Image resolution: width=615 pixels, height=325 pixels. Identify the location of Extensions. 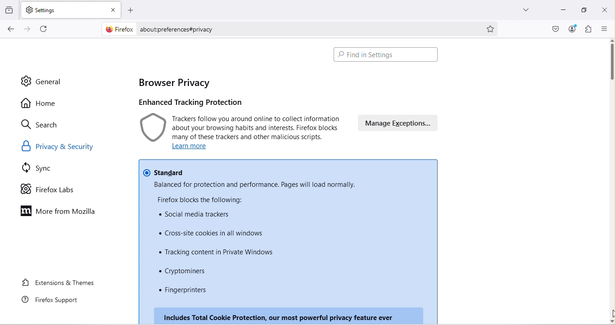
(588, 29).